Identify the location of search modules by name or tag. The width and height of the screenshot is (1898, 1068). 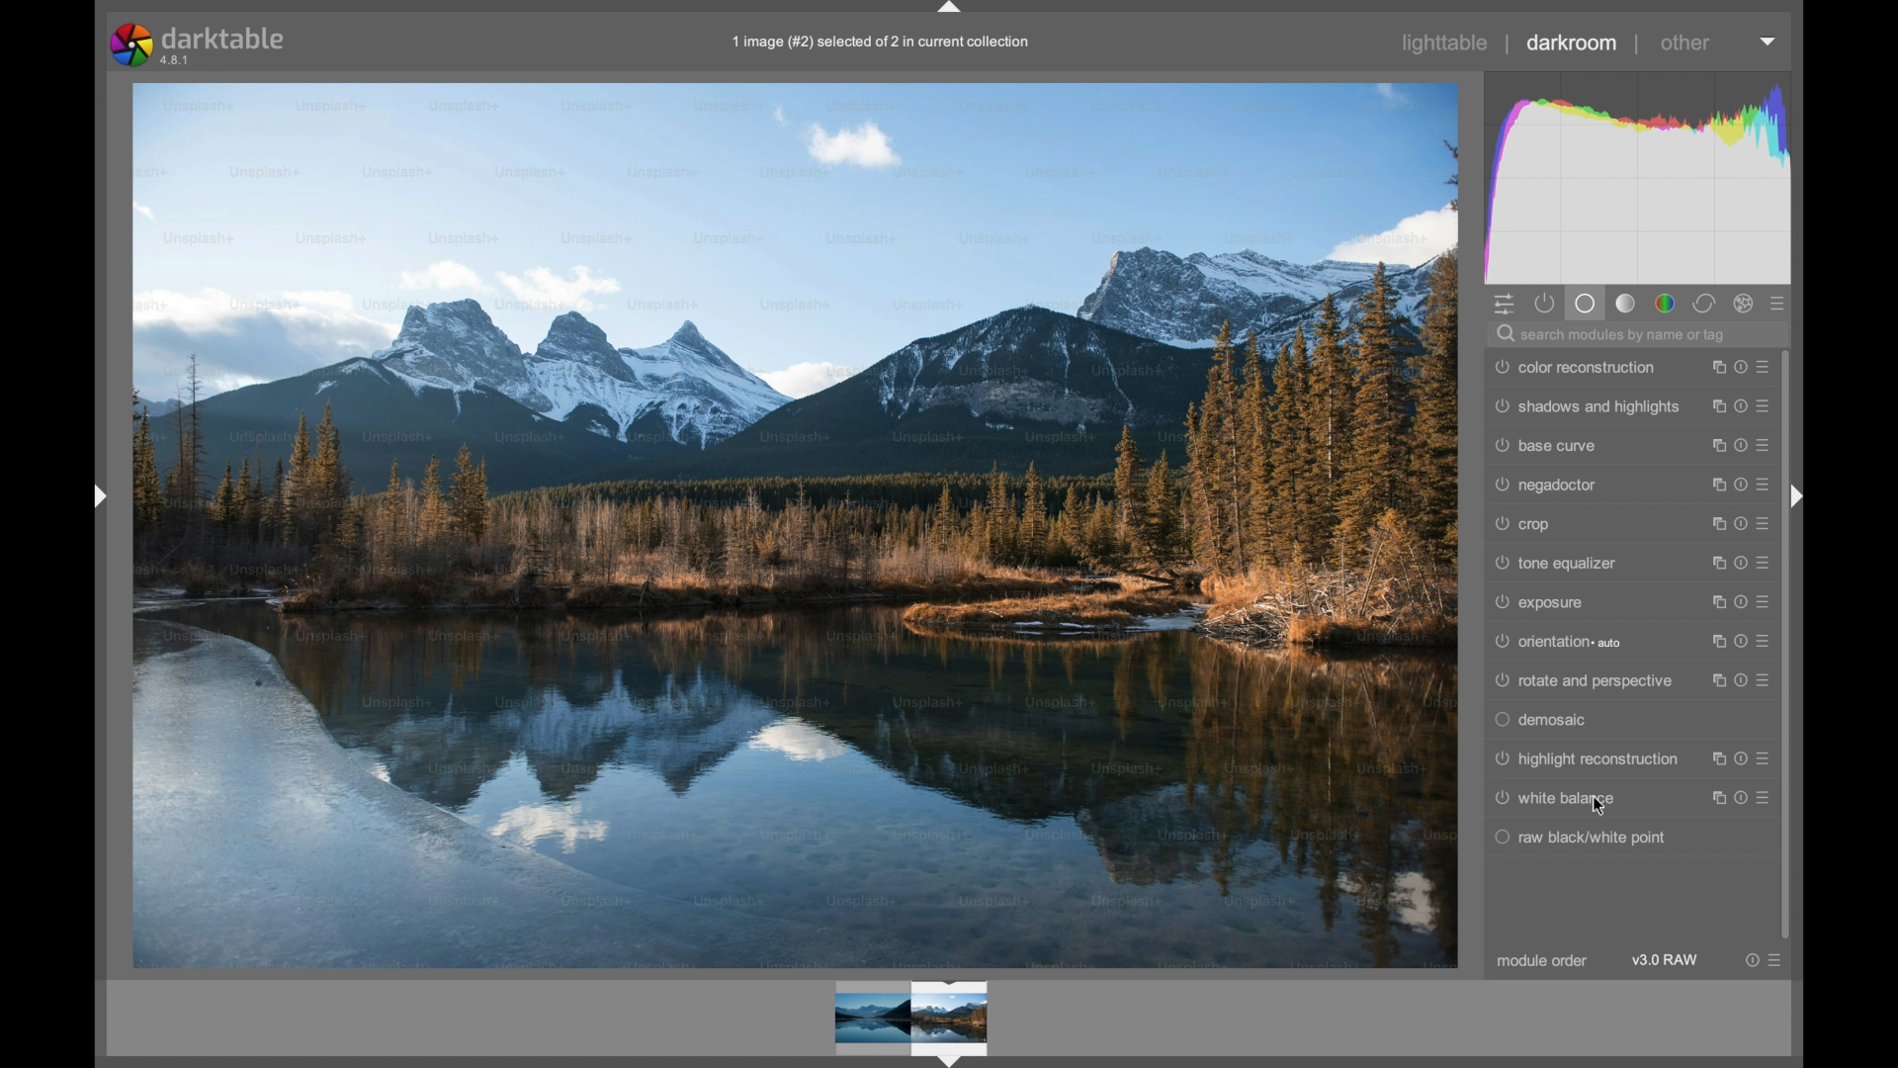
(1611, 335).